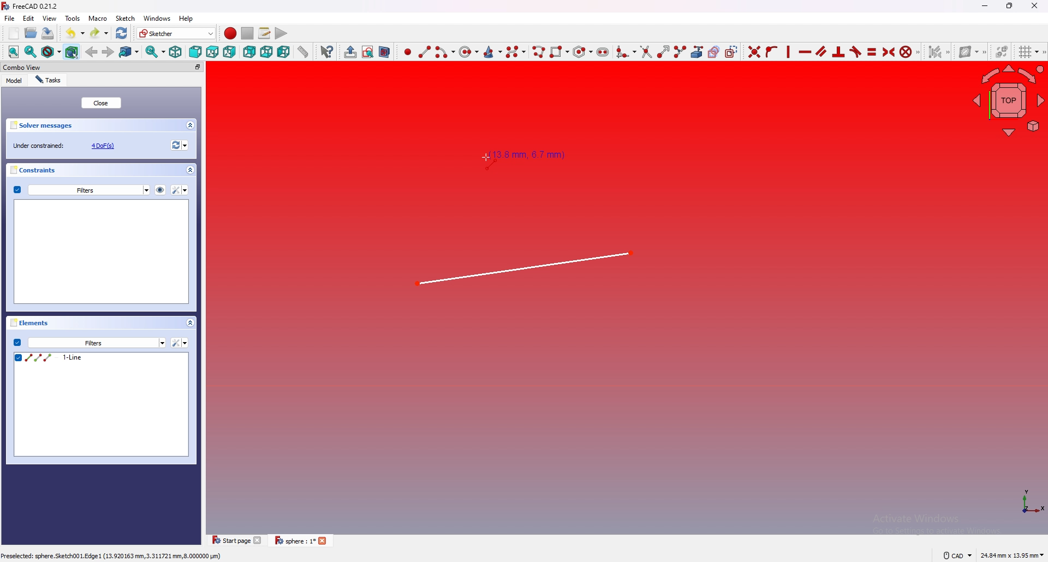 This screenshot has width=1048, height=562. I want to click on Macros ..., so click(264, 33).